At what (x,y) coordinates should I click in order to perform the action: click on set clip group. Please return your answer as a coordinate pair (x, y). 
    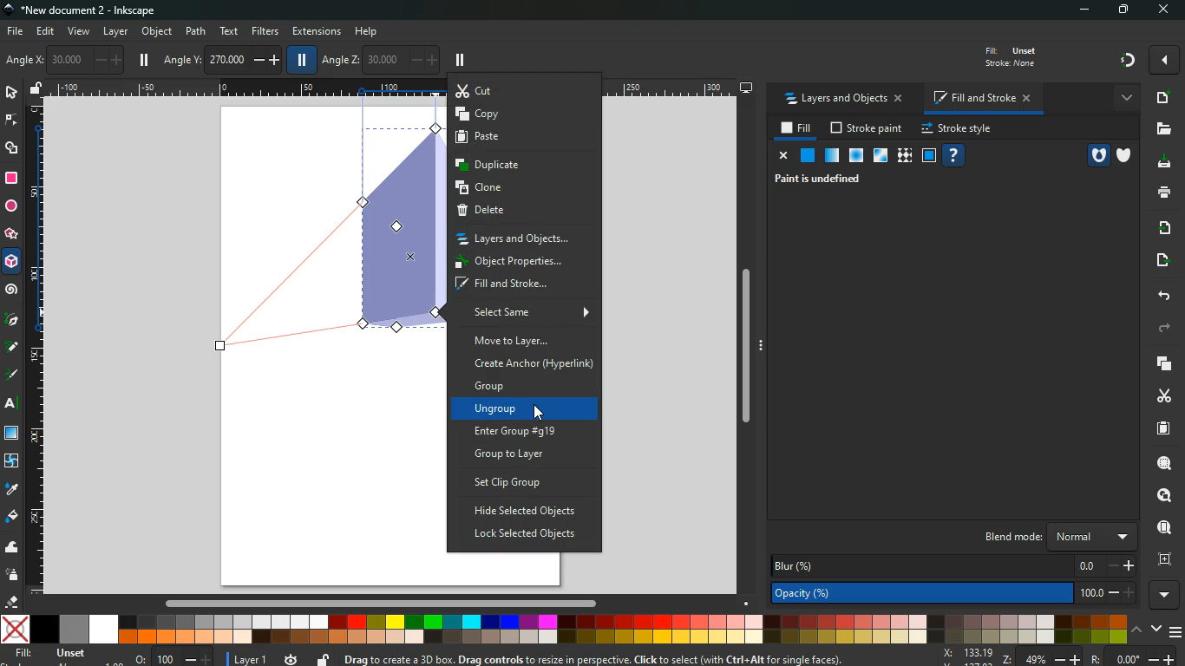
    Looking at the image, I should click on (527, 483).